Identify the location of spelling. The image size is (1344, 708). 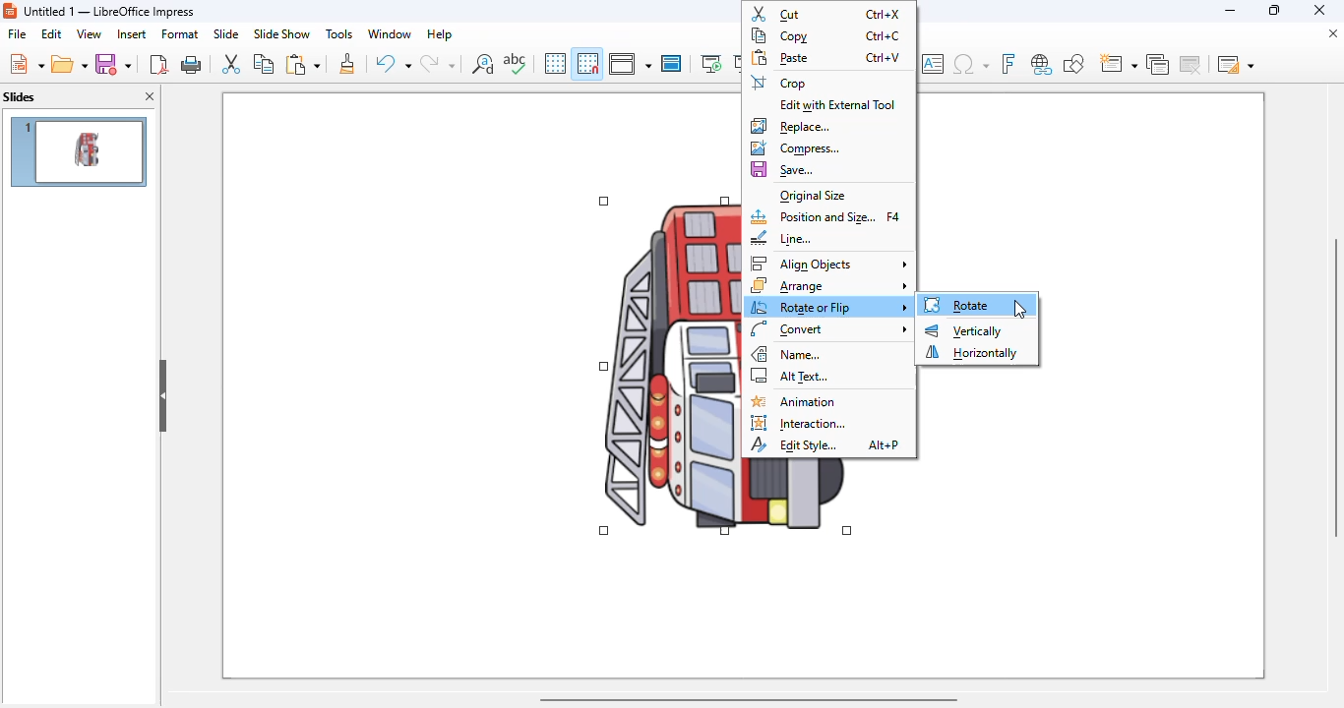
(516, 64).